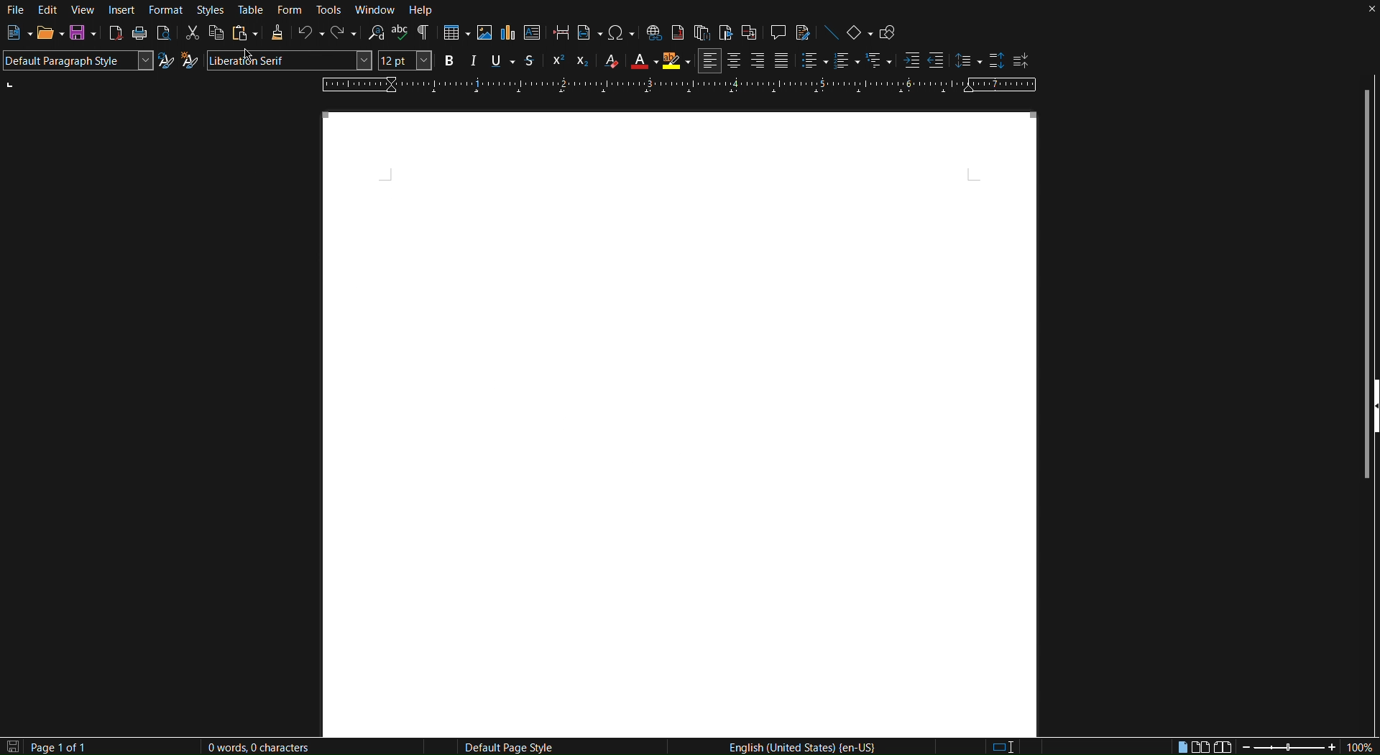 The width and height of the screenshot is (1380, 755). Describe the element at coordinates (252, 10) in the screenshot. I see `Table` at that location.